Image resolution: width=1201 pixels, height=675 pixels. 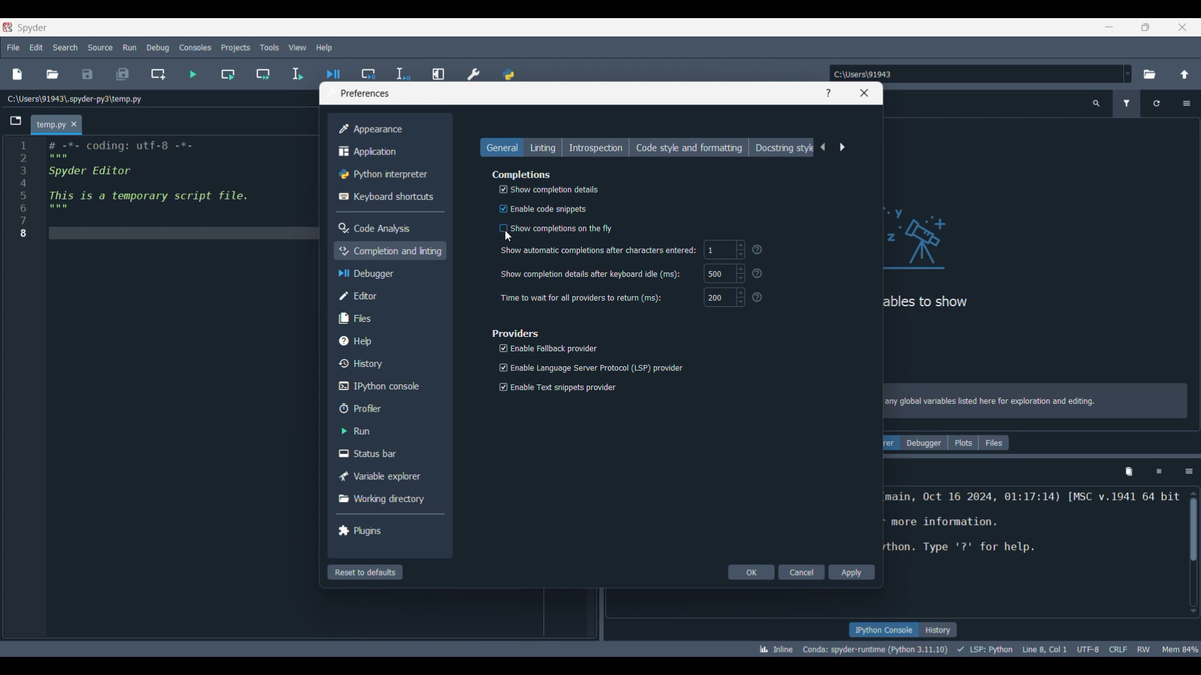 I want to click on Minimize, so click(x=1110, y=27).